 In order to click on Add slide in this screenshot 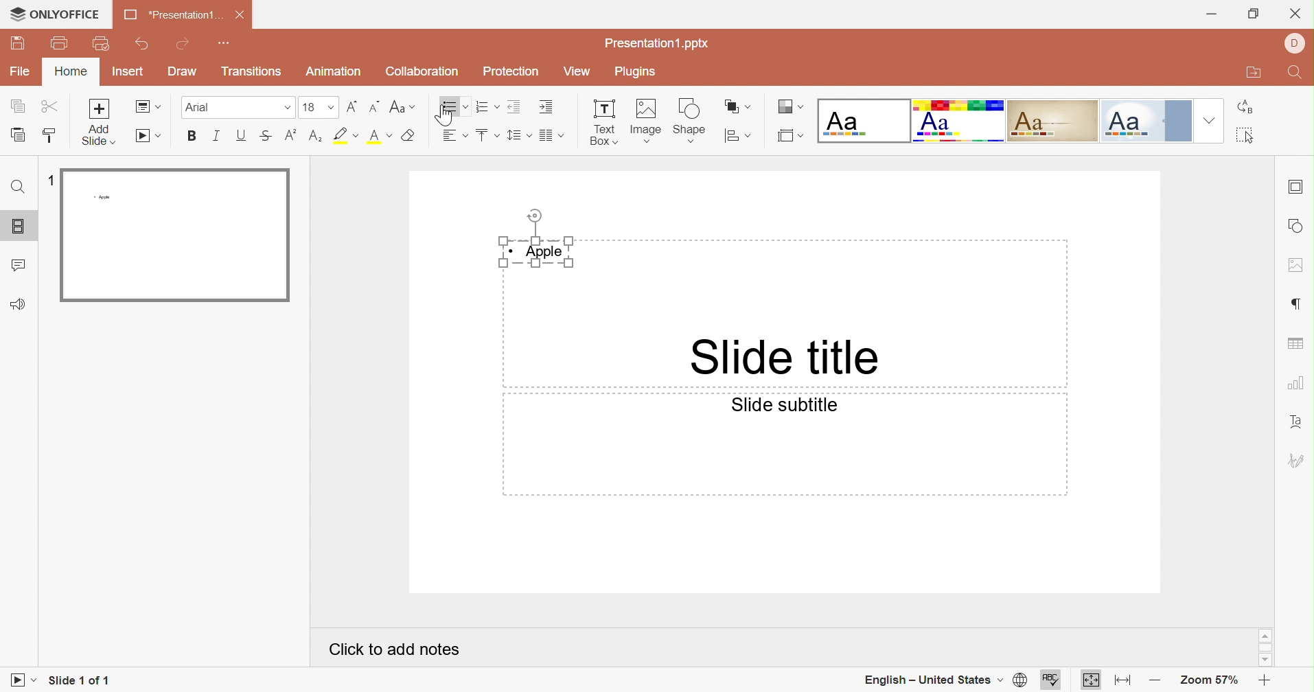, I will do `click(100, 122)`.